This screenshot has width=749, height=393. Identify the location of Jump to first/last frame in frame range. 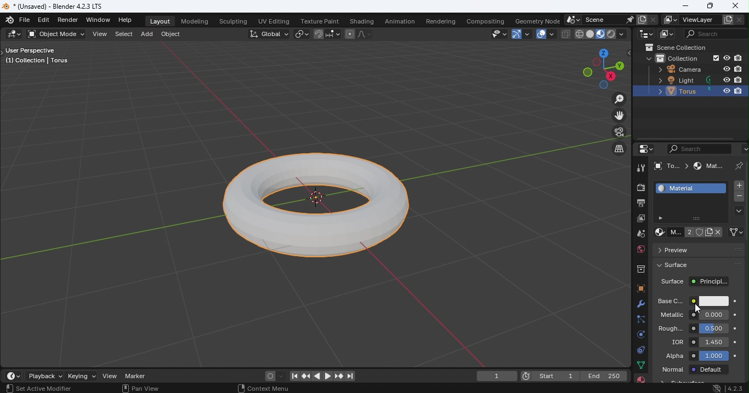
(351, 376).